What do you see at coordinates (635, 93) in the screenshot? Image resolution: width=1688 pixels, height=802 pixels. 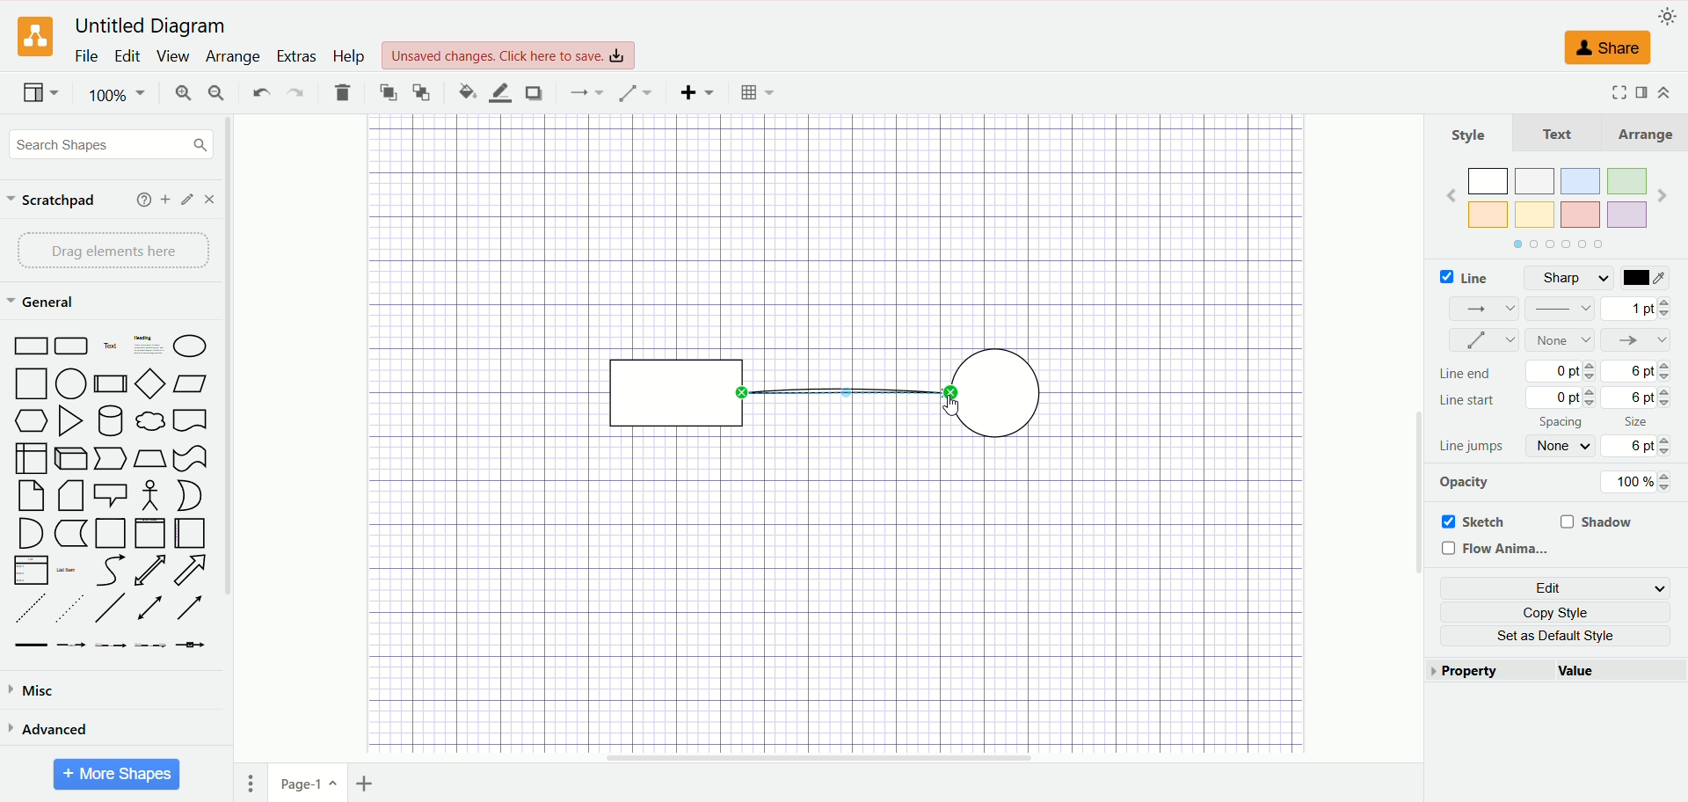 I see `waypoint` at bounding box center [635, 93].